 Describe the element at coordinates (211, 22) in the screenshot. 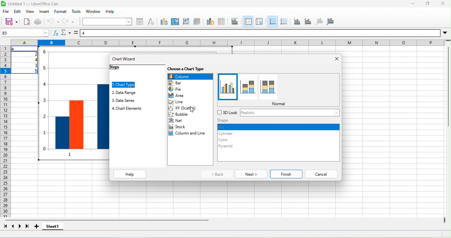

I see `data range` at that location.